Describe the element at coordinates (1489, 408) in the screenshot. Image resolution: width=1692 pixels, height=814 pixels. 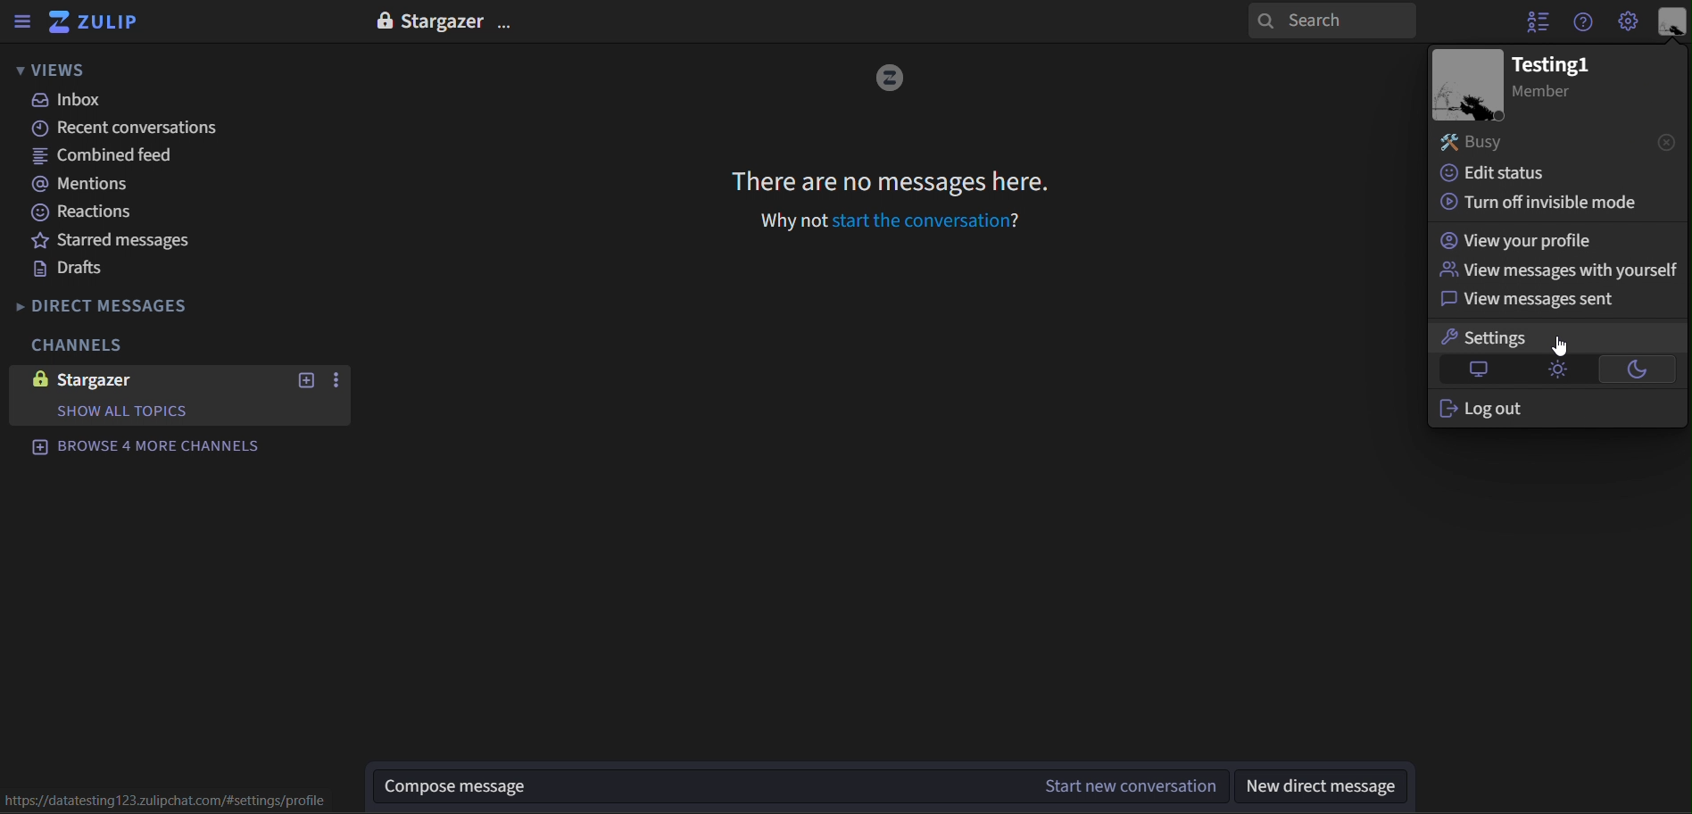
I see `log out` at that location.